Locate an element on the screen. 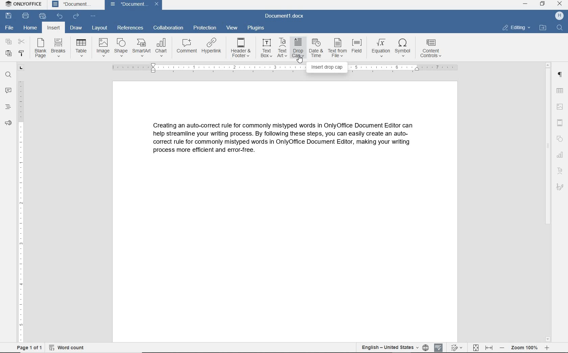  header & footer is located at coordinates (561, 121).